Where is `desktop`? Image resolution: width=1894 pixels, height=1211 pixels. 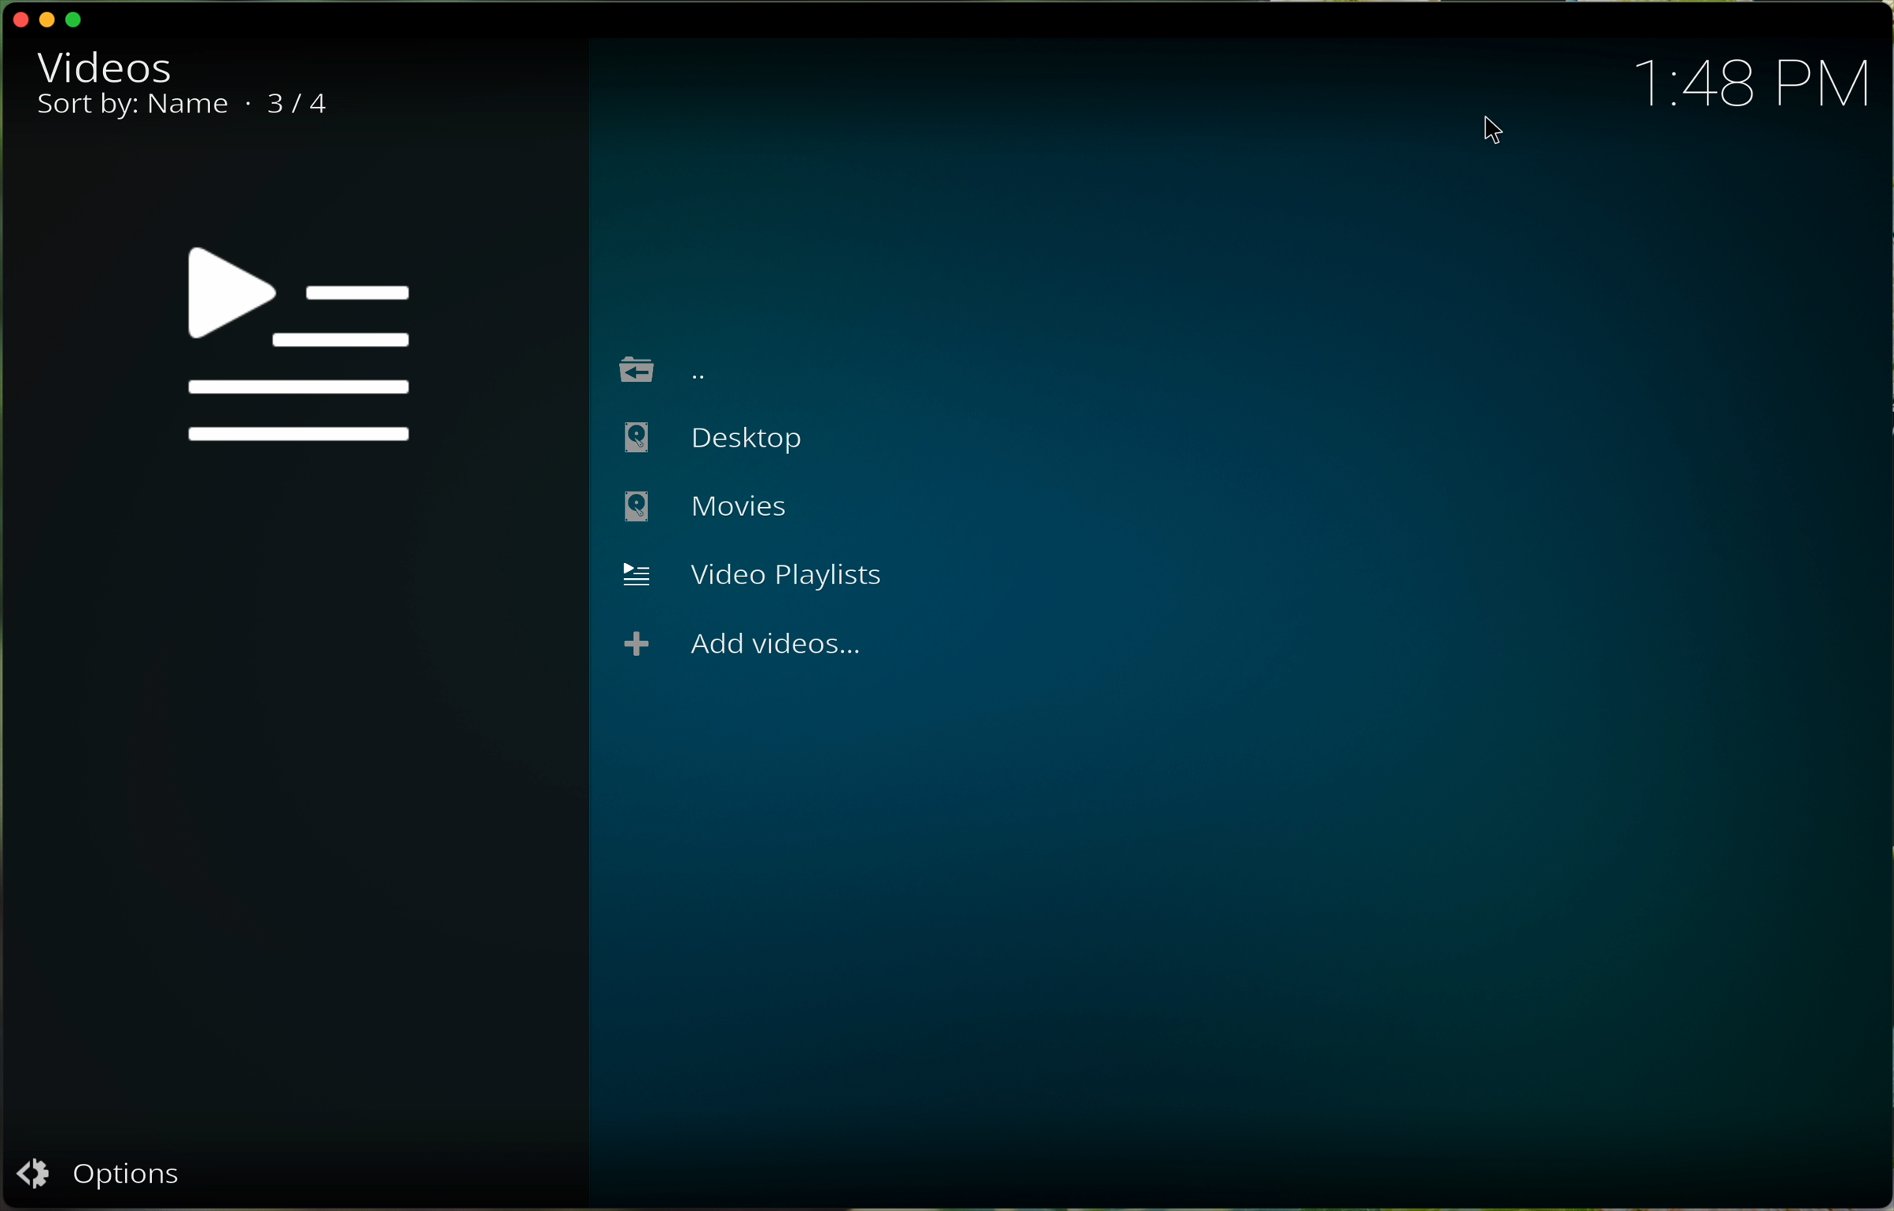 desktop is located at coordinates (719, 439).